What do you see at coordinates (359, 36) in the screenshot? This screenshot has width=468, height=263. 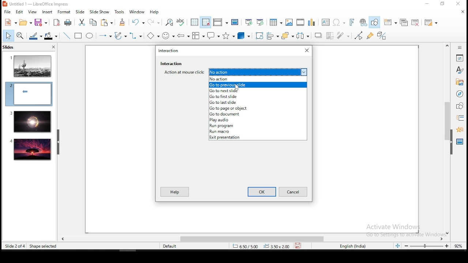 I see `toggle point edit mode` at bounding box center [359, 36].